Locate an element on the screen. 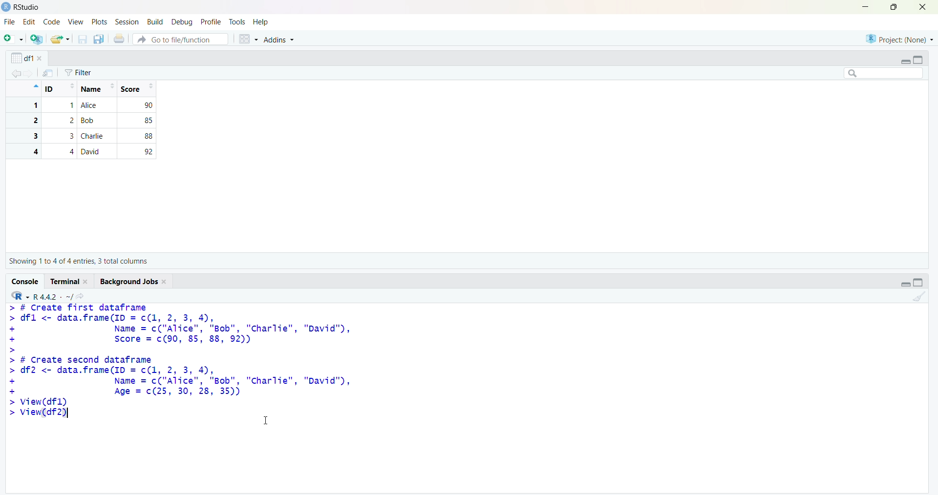 This screenshot has height=495, width=938. add file as is located at coordinates (16, 39).